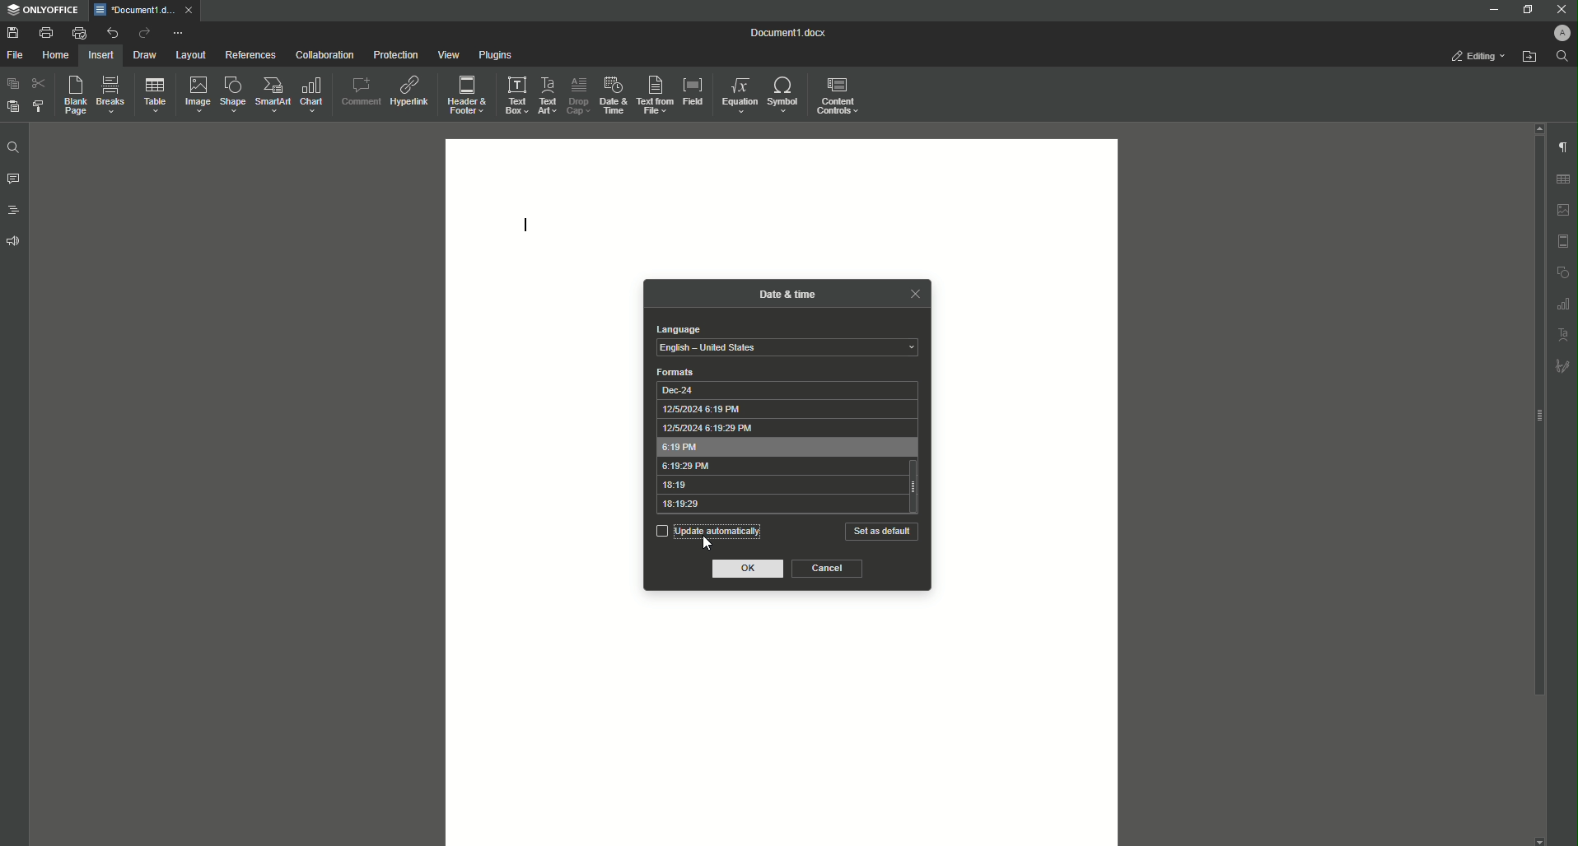 The height and width of the screenshot is (846, 1578). What do you see at coordinates (785, 95) in the screenshot?
I see `Symbol` at bounding box center [785, 95].